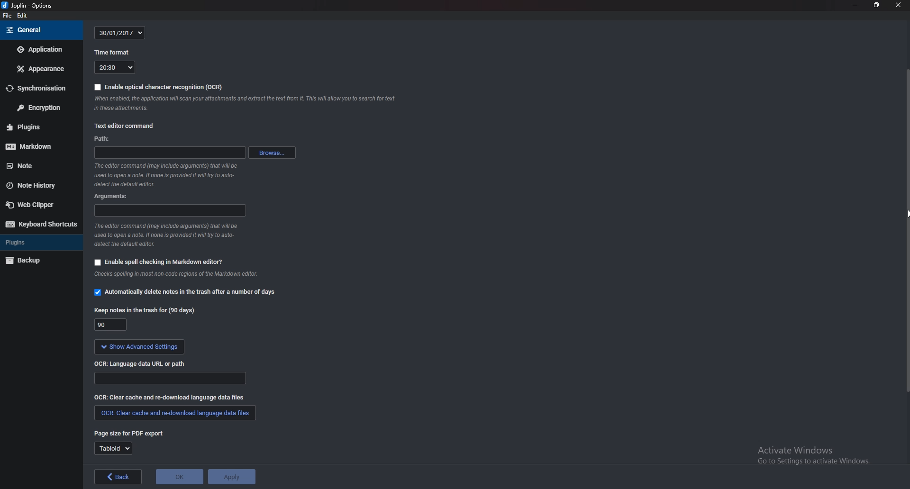 The width and height of the screenshot is (910, 489). What do you see at coordinates (38, 261) in the screenshot?
I see `Back up` at bounding box center [38, 261].